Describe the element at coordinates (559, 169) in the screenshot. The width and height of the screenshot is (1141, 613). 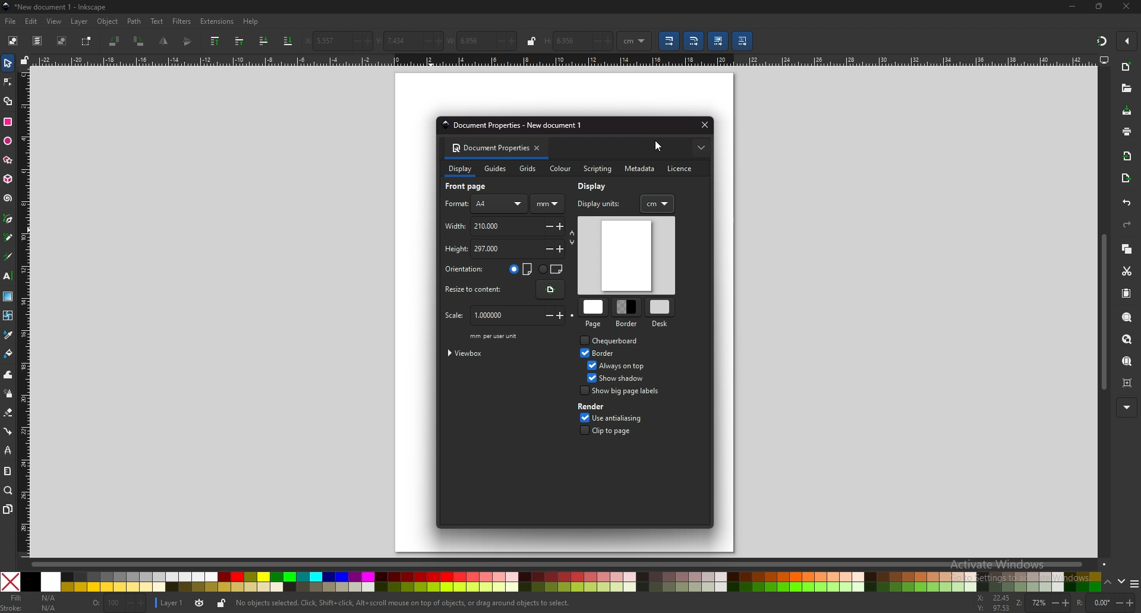
I see `colour` at that location.